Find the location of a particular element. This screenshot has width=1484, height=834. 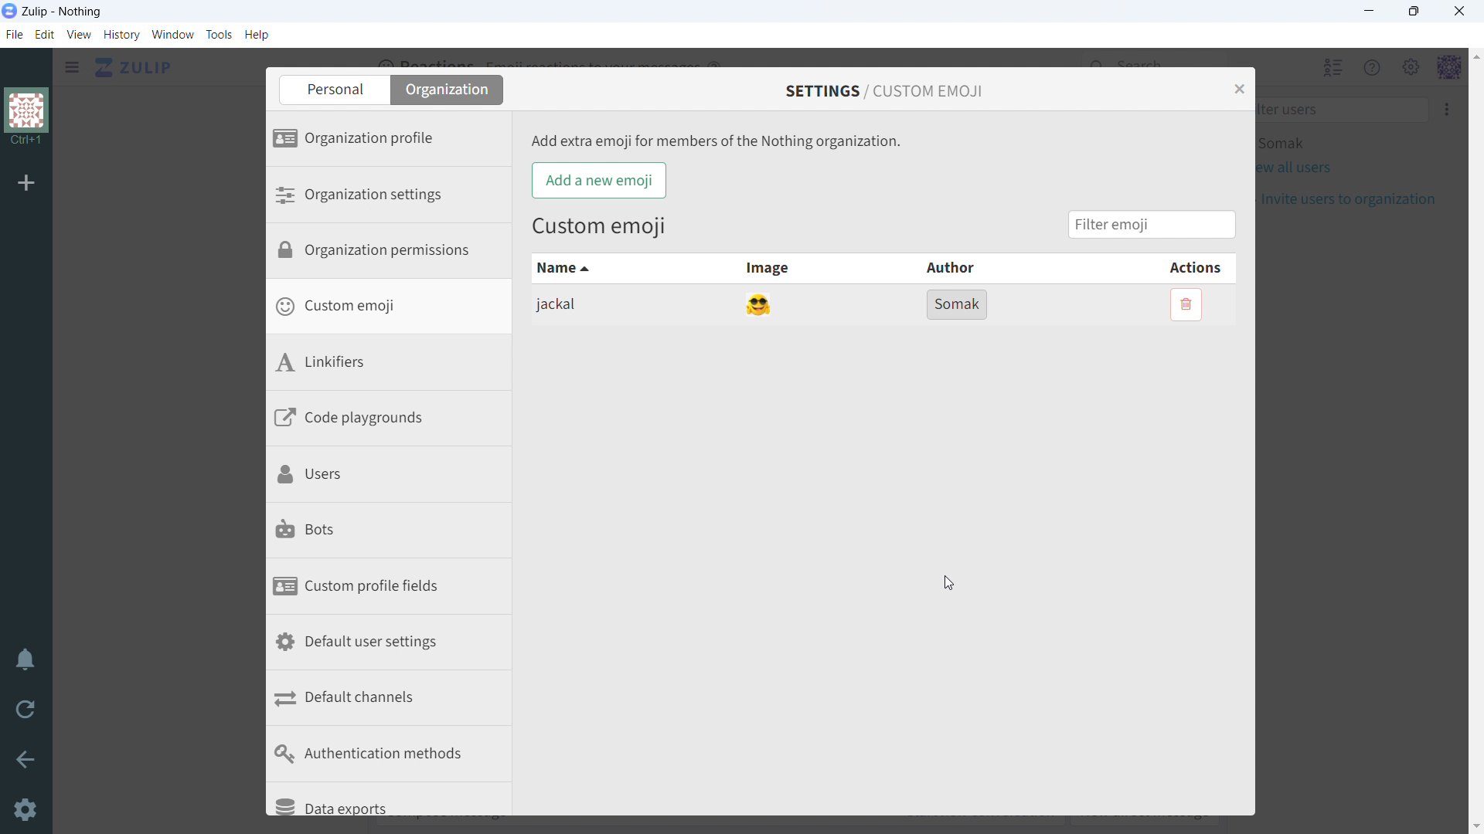

default user settings is located at coordinates (397, 644).